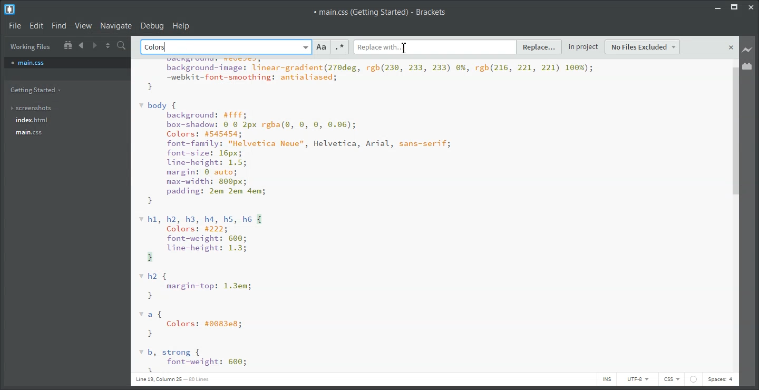 Image resolution: width=759 pixels, height=390 pixels. Describe the element at coordinates (540, 47) in the screenshot. I see `Replace` at that location.